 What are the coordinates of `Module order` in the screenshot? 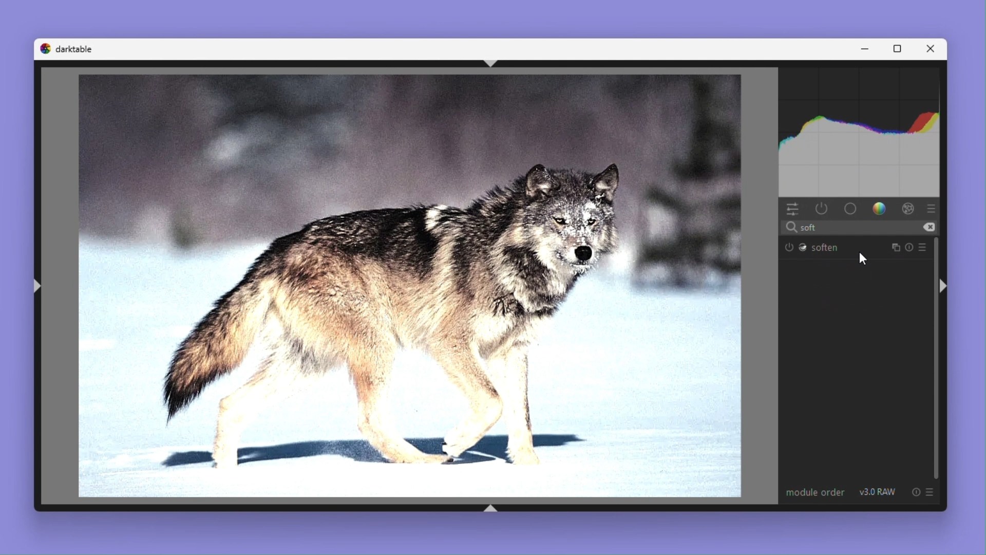 It's located at (813, 491).